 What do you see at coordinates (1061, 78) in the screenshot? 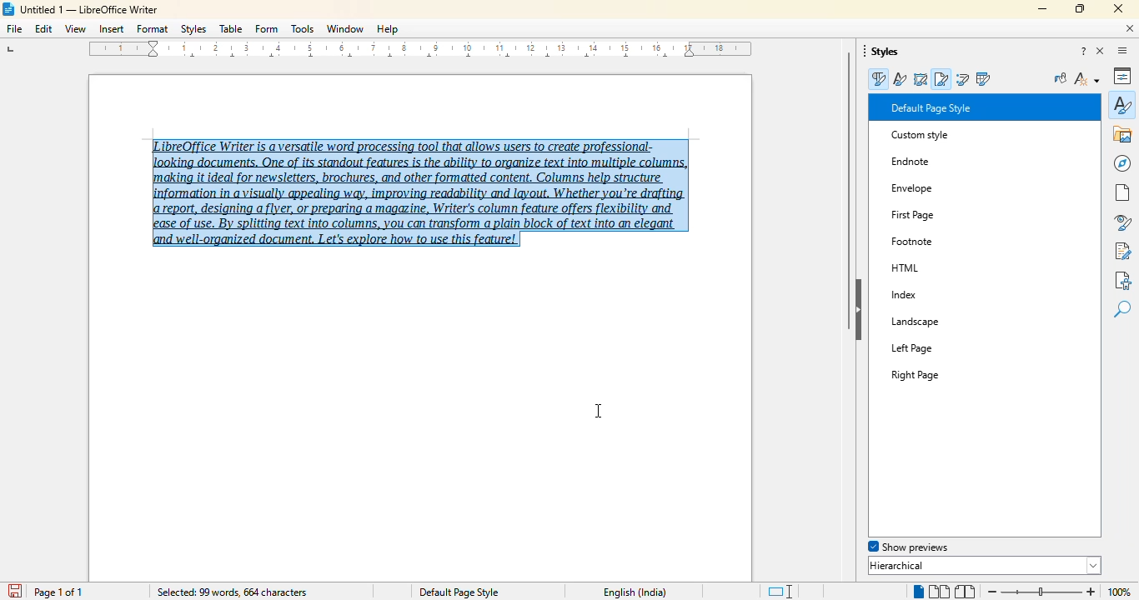
I see `fill format mode` at bounding box center [1061, 78].